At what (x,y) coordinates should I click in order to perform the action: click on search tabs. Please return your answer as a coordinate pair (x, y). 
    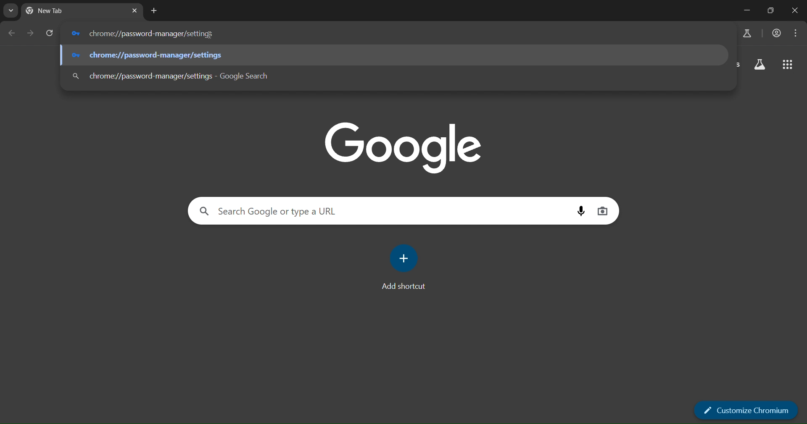
    Looking at the image, I should click on (11, 11).